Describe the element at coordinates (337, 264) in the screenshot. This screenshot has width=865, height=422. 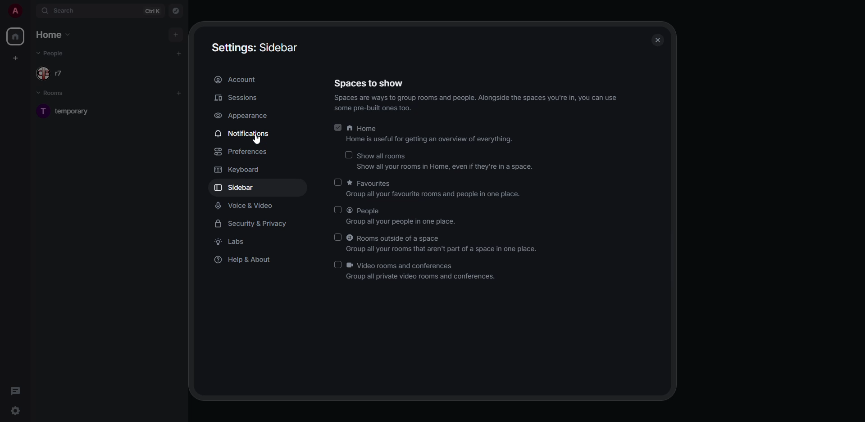
I see `click to enable` at that location.